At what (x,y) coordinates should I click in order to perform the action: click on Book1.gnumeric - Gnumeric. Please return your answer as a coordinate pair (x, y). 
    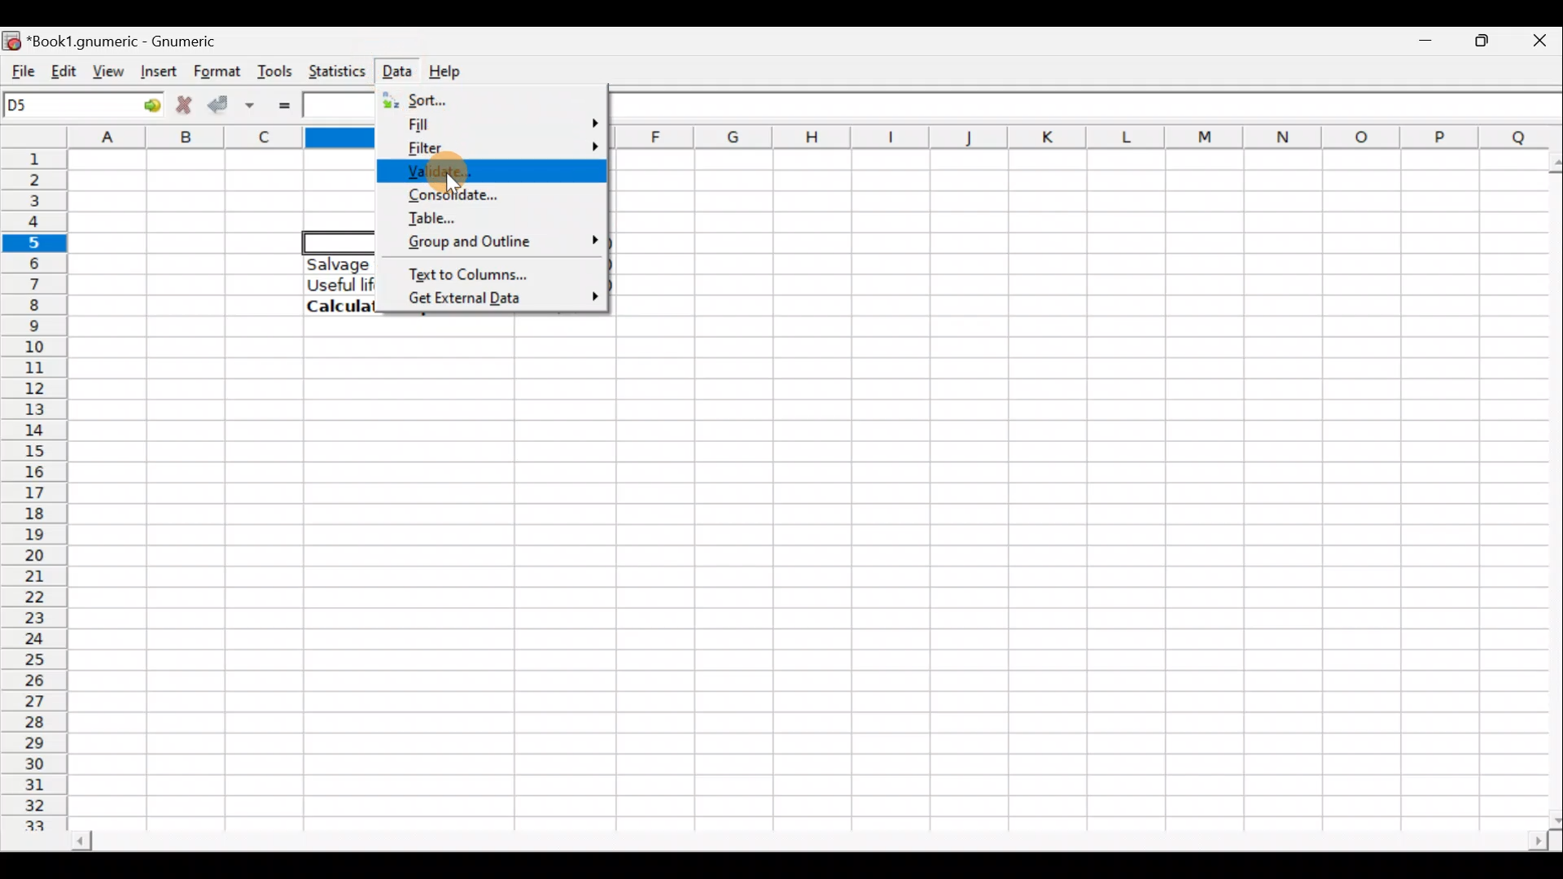
    Looking at the image, I should click on (134, 40).